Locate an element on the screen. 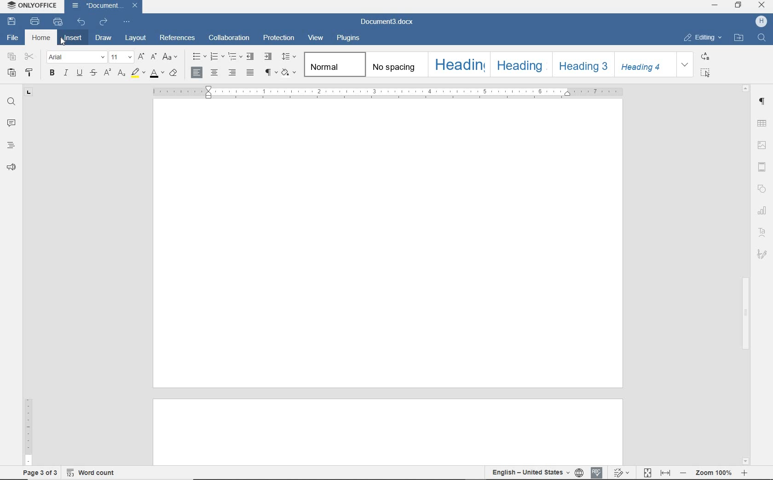  FONT SIZE is located at coordinates (121, 57).